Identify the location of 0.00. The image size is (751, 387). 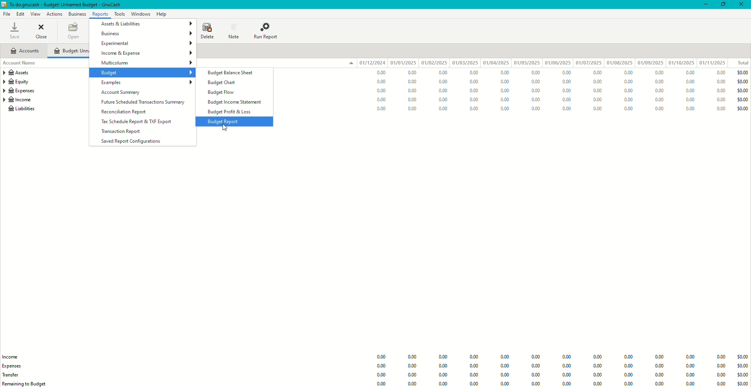
(444, 90).